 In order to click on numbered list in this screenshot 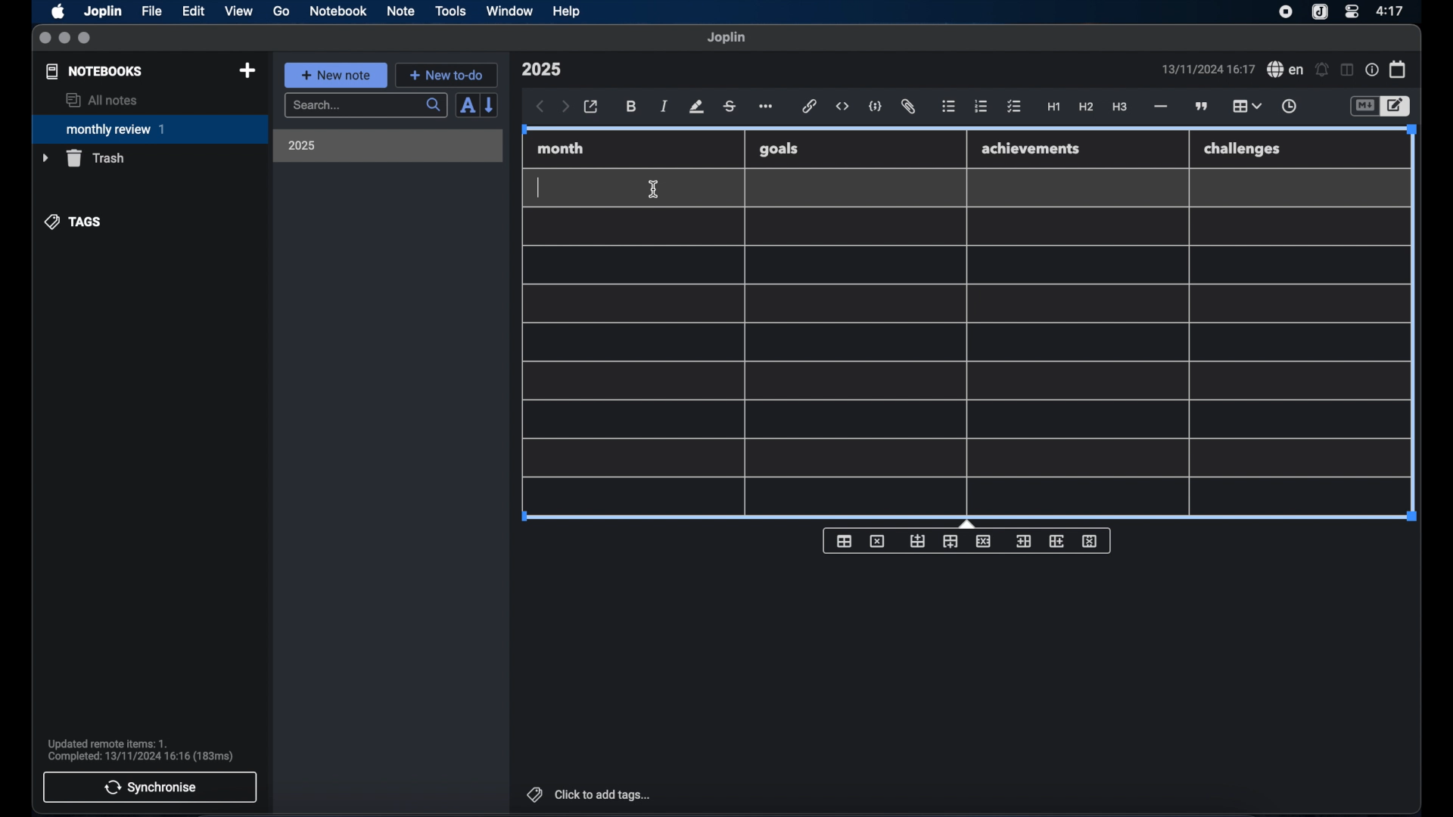, I will do `click(981, 106)`.